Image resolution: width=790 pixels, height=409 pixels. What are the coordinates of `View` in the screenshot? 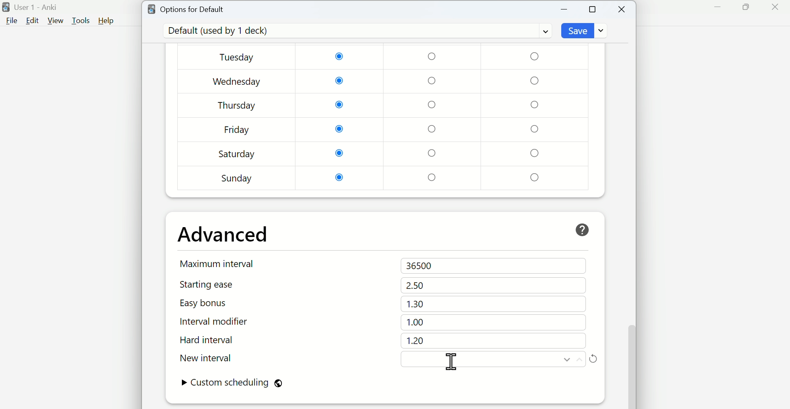 It's located at (56, 21).